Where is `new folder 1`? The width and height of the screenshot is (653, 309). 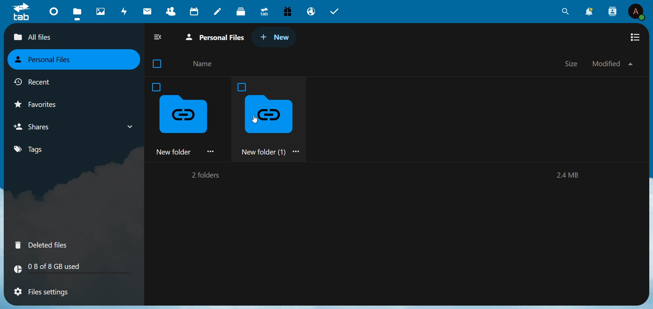
new folder 1 is located at coordinates (273, 119).